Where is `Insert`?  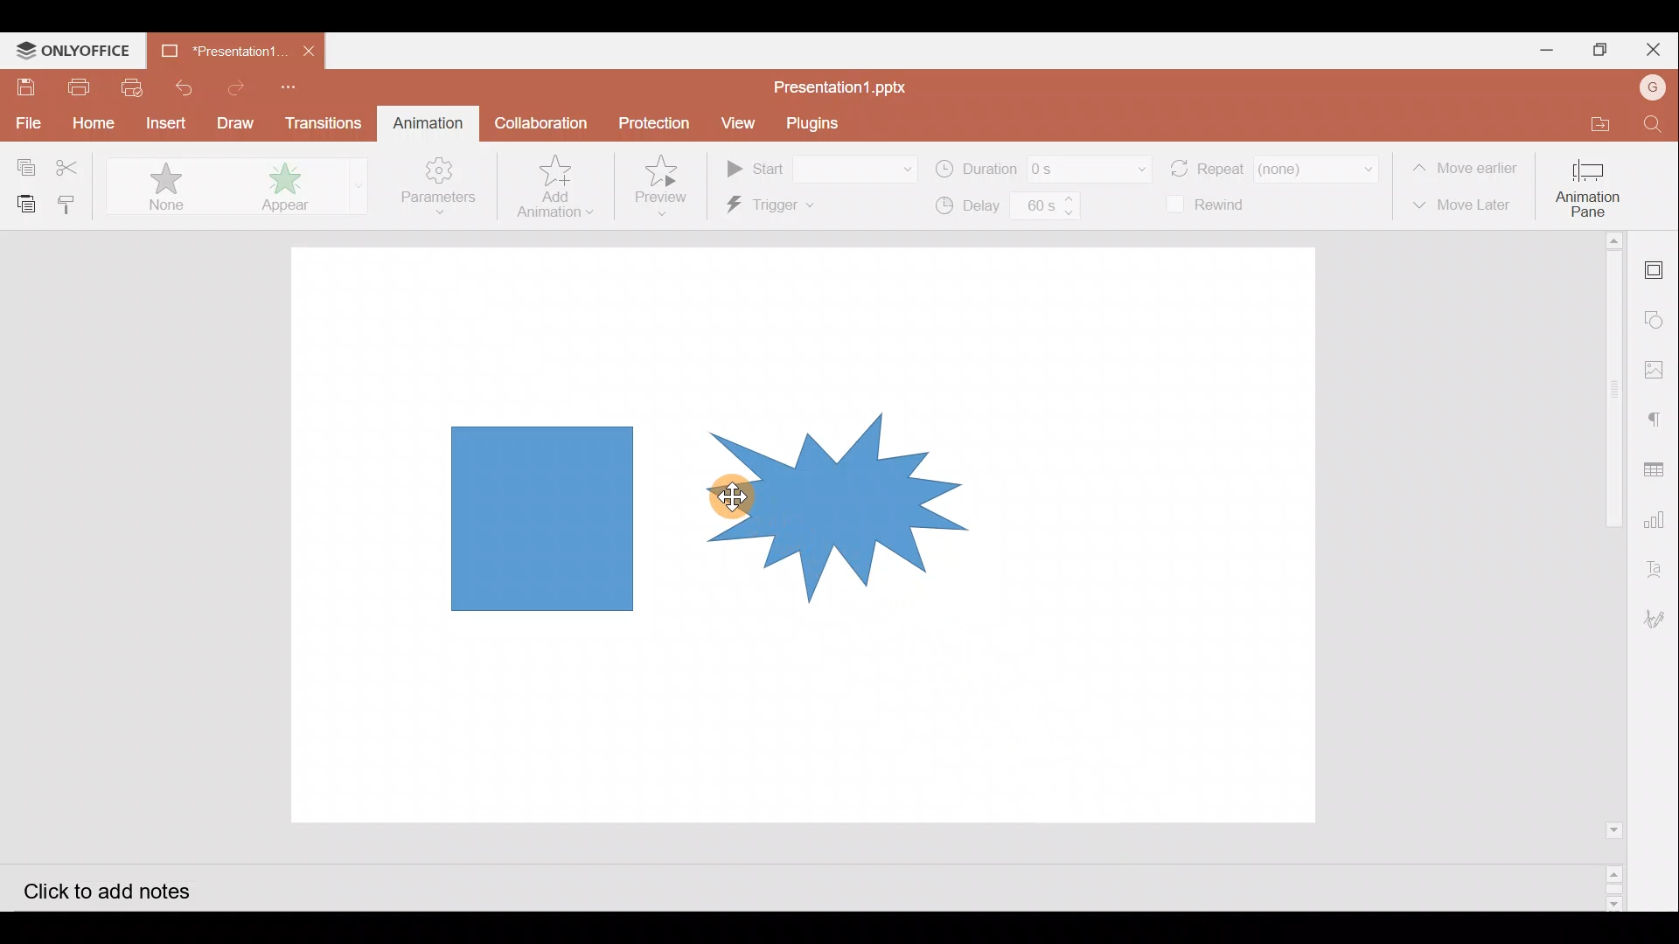
Insert is located at coordinates (162, 122).